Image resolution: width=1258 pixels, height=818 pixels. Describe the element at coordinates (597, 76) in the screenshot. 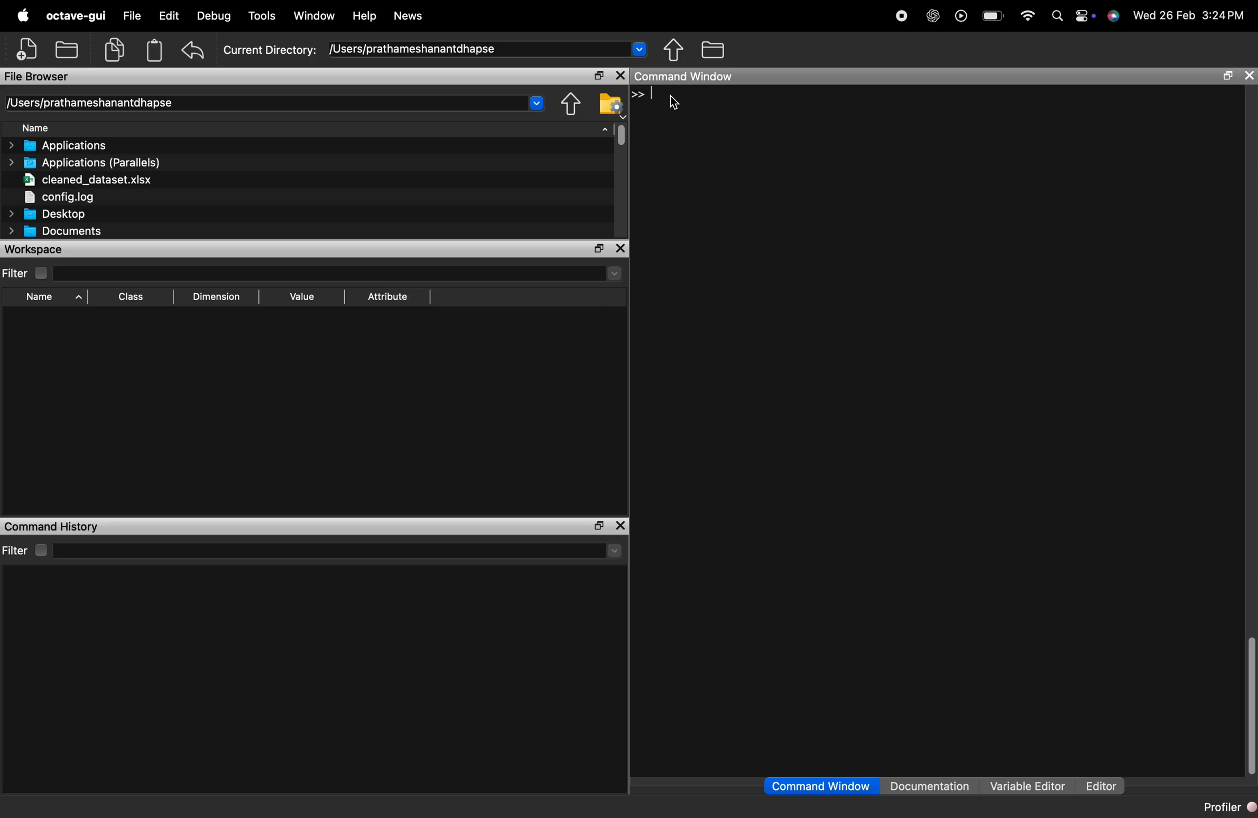

I see `Maximize` at that location.